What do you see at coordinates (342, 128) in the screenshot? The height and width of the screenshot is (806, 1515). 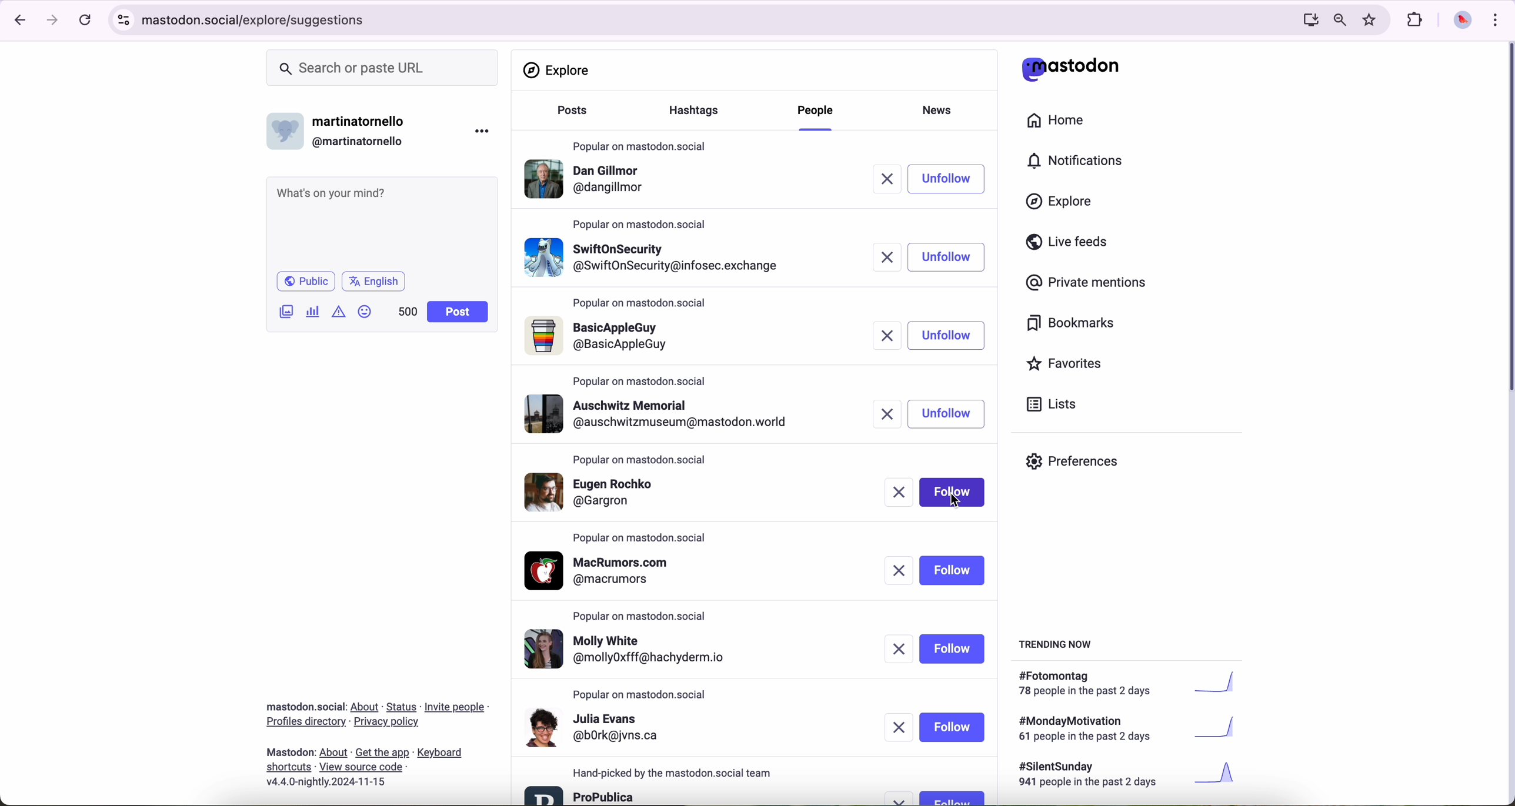 I see `username` at bounding box center [342, 128].